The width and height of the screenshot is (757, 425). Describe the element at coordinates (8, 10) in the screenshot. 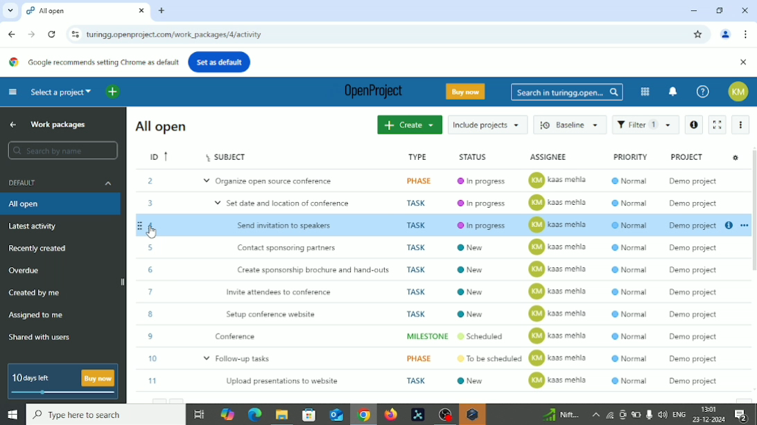

I see `Search tabs` at that location.